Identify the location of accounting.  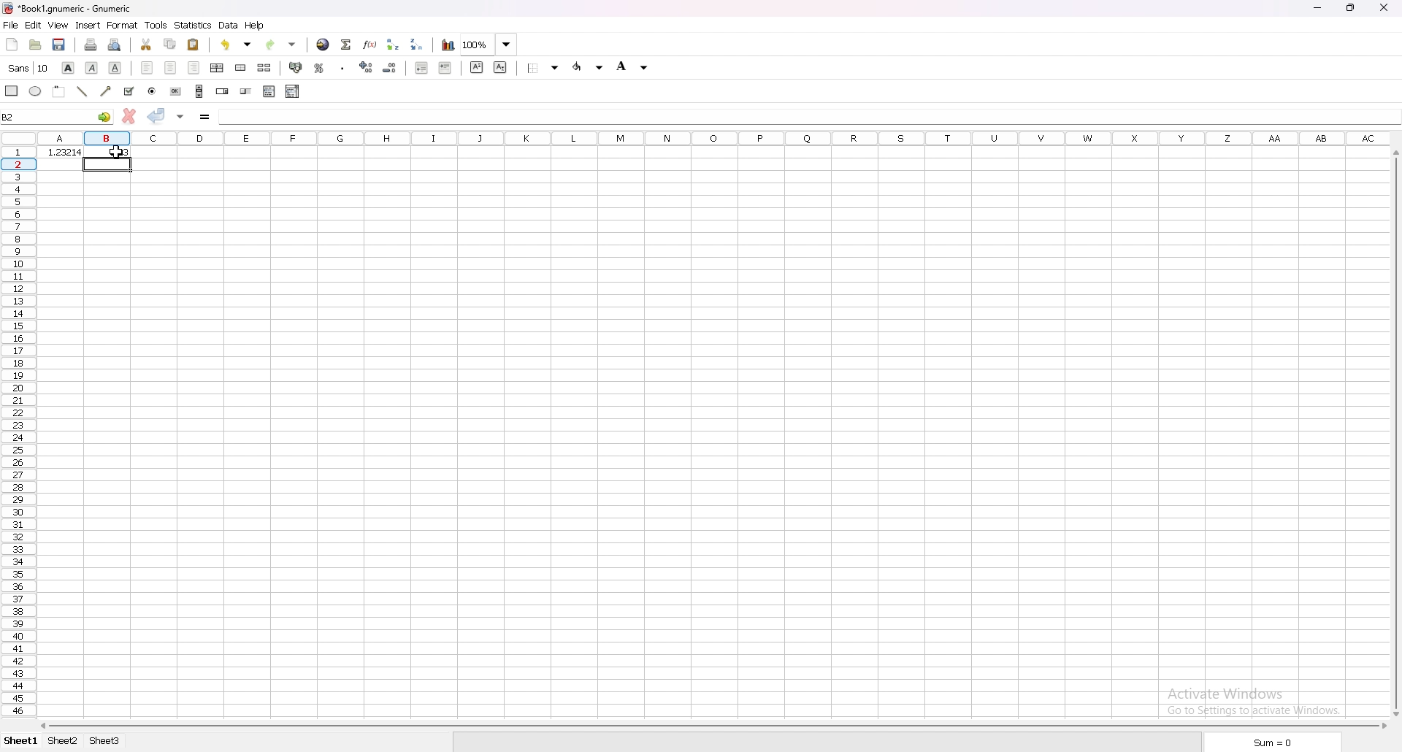
(296, 67).